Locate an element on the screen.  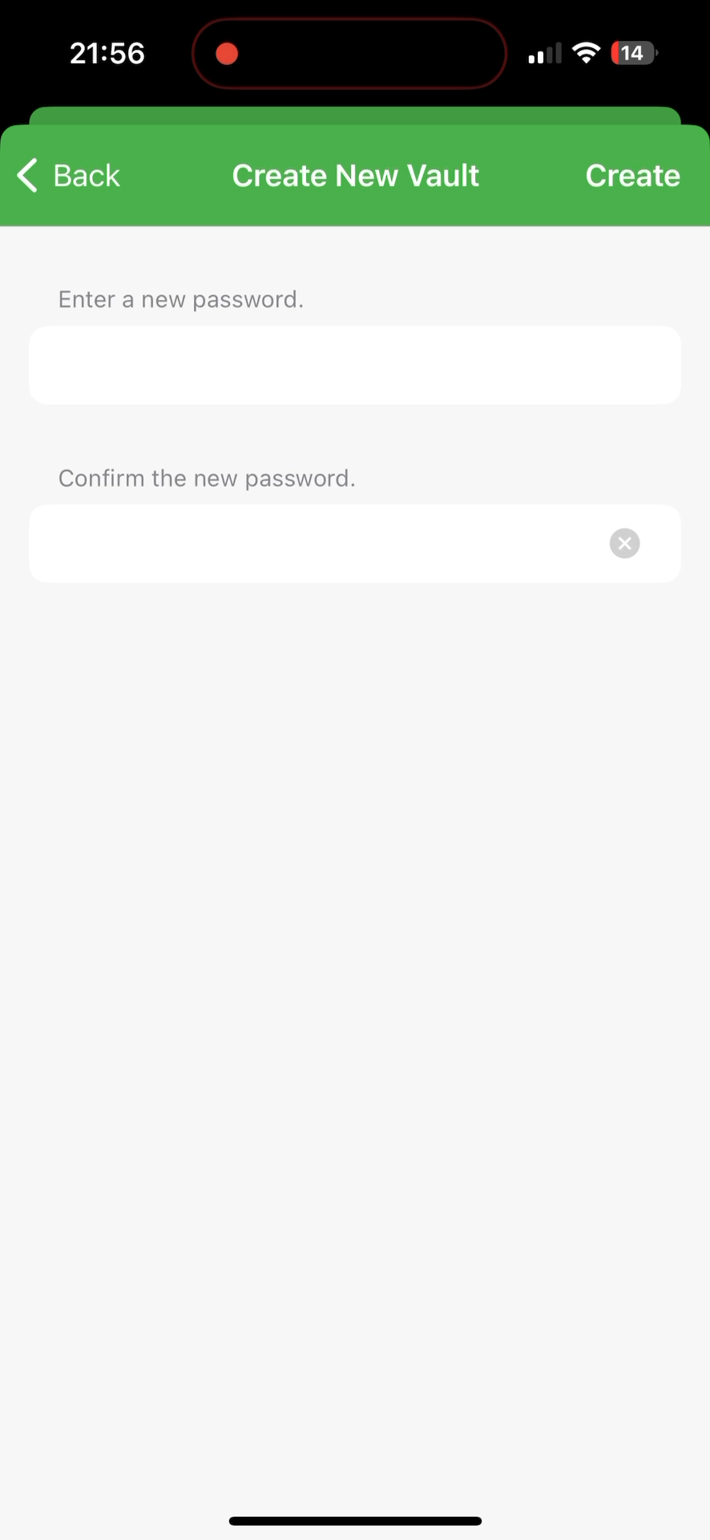
21:56 is located at coordinates (105, 56).